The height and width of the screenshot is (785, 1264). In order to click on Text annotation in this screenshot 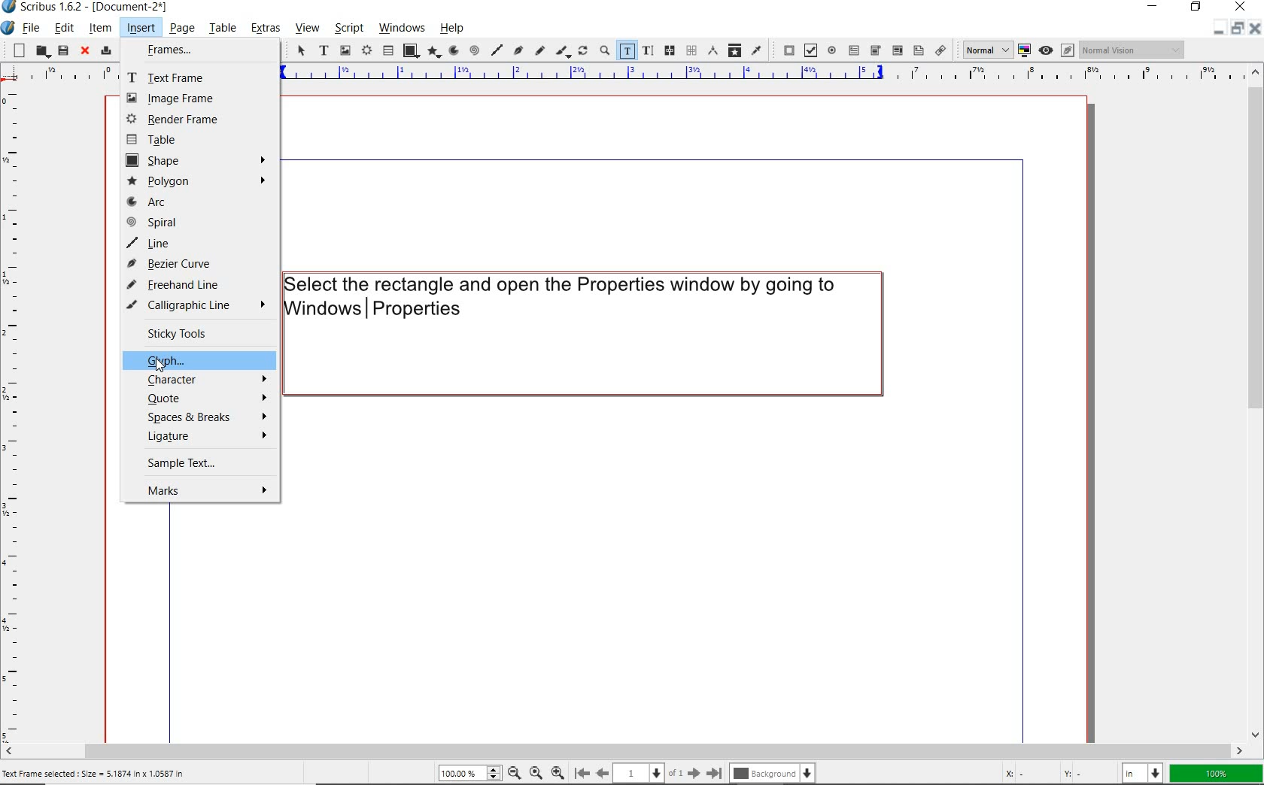, I will do `click(917, 51)`.